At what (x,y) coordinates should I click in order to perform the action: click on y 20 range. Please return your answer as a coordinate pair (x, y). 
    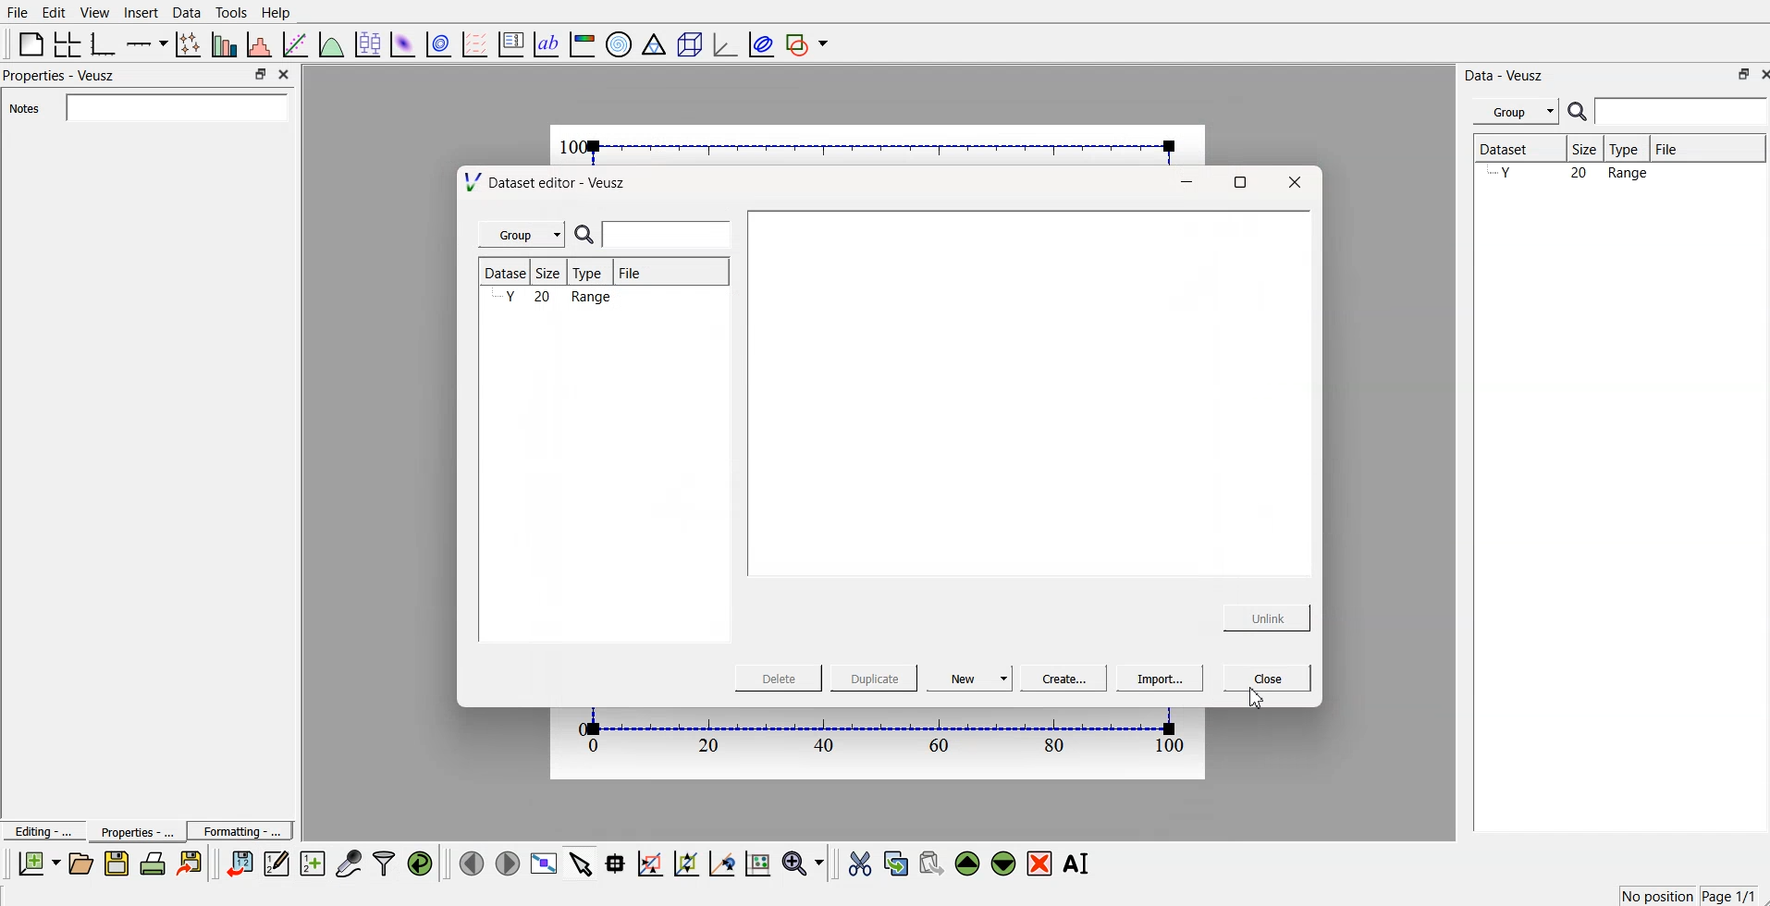
    Looking at the image, I should click on (1577, 176).